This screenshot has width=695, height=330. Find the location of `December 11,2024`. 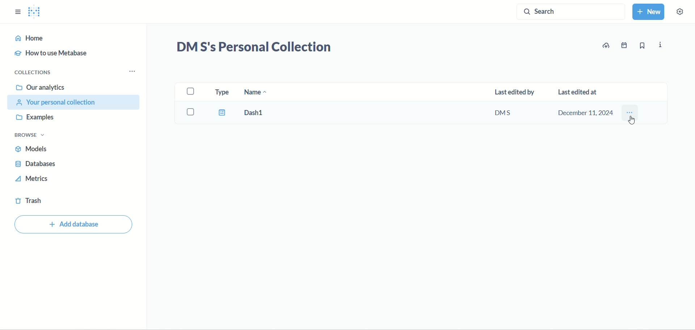

December 11,2024 is located at coordinates (585, 112).